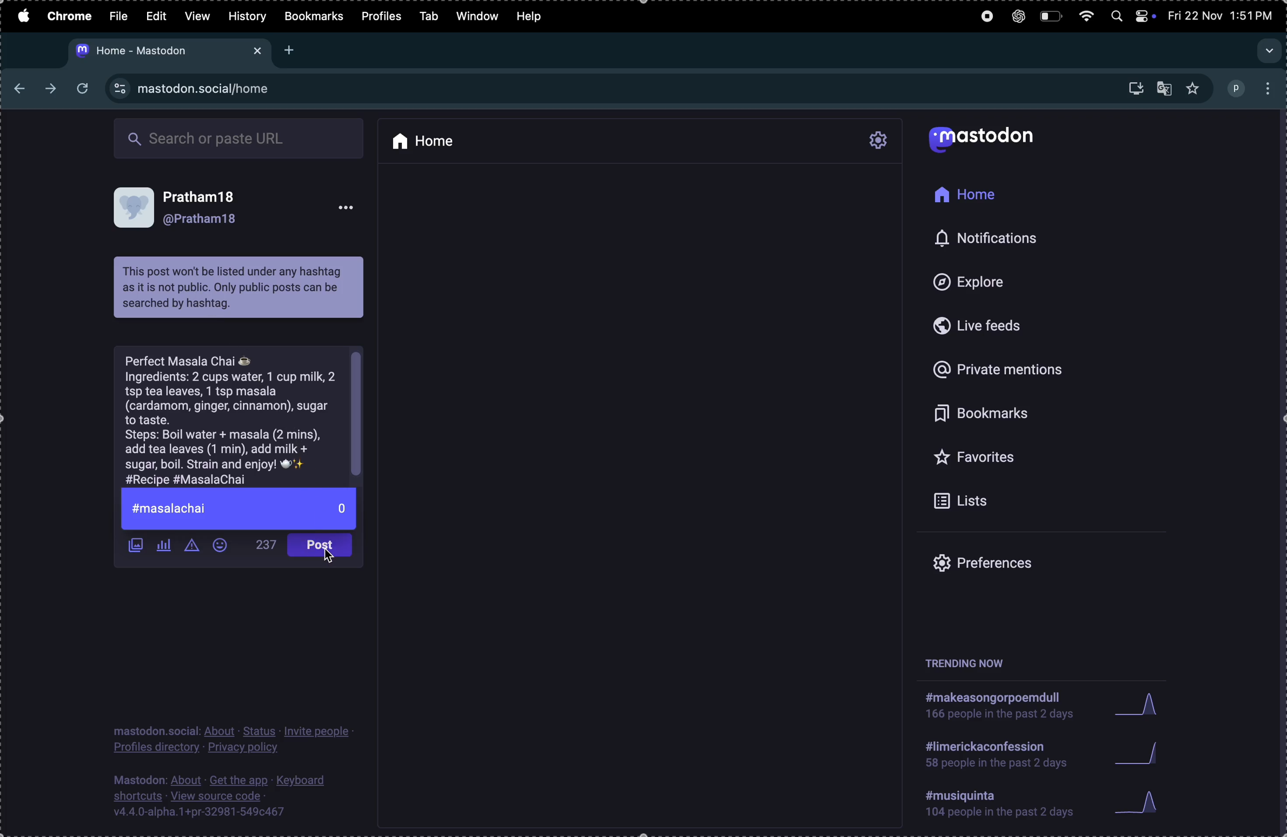 The width and height of the screenshot is (1287, 837). What do you see at coordinates (1193, 89) in the screenshot?
I see `favourites` at bounding box center [1193, 89].